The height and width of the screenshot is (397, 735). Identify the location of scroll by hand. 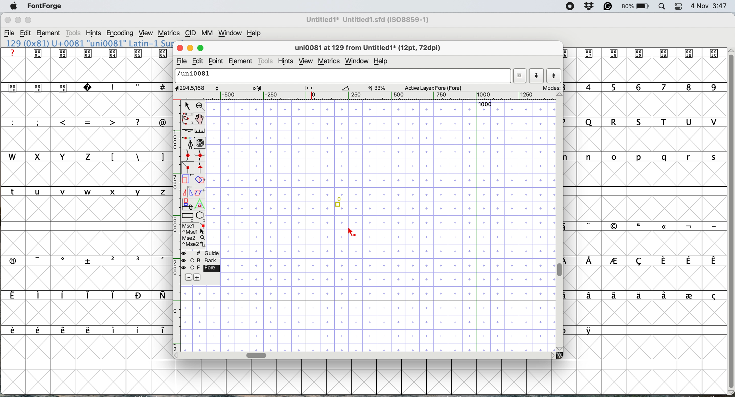
(199, 118).